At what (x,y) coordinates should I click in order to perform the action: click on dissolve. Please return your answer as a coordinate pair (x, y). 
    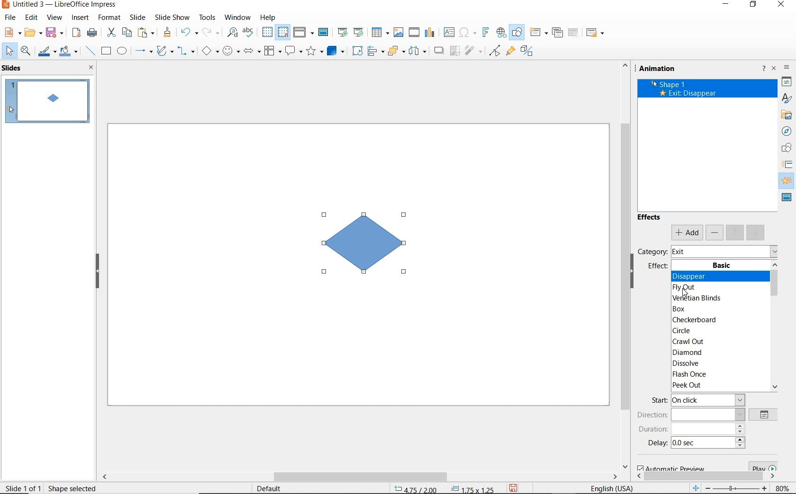
    Looking at the image, I should click on (718, 363).